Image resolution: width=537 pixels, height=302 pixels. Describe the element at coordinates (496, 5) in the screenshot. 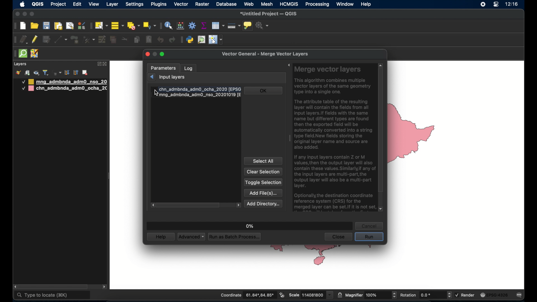

I see `control center` at that location.